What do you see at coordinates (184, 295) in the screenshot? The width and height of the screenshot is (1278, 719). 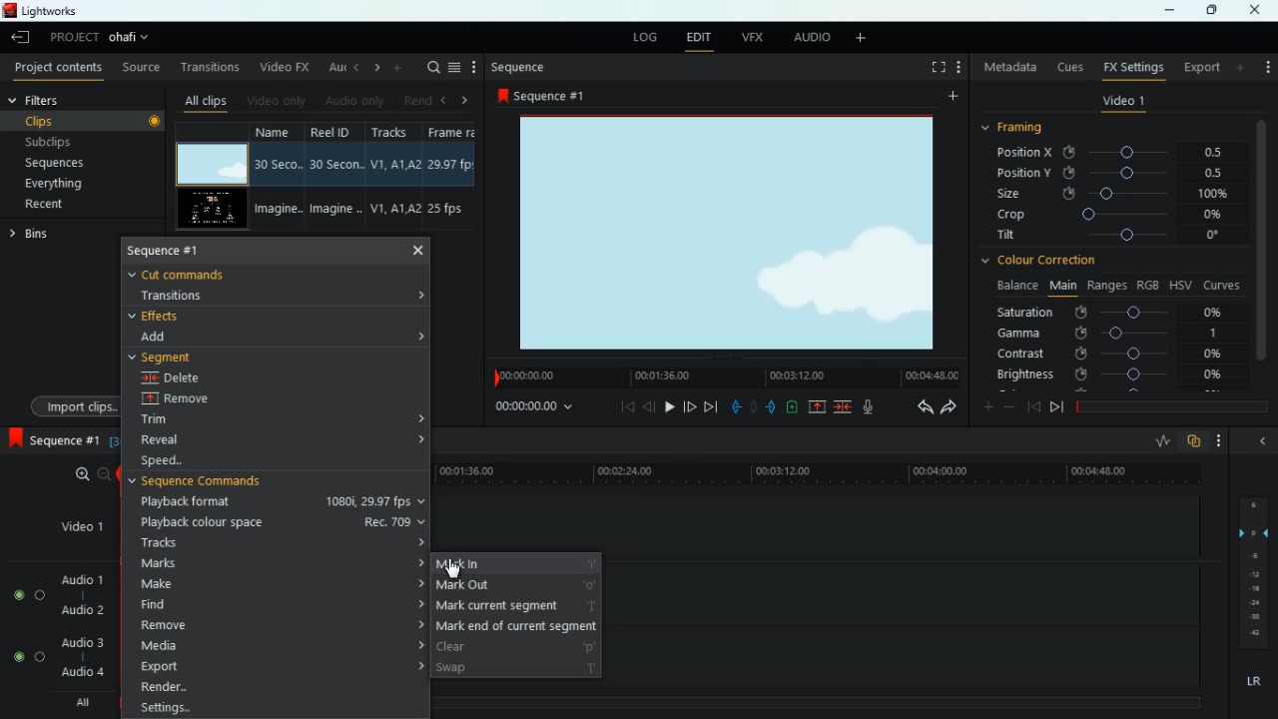 I see `transitions` at bounding box center [184, 295].